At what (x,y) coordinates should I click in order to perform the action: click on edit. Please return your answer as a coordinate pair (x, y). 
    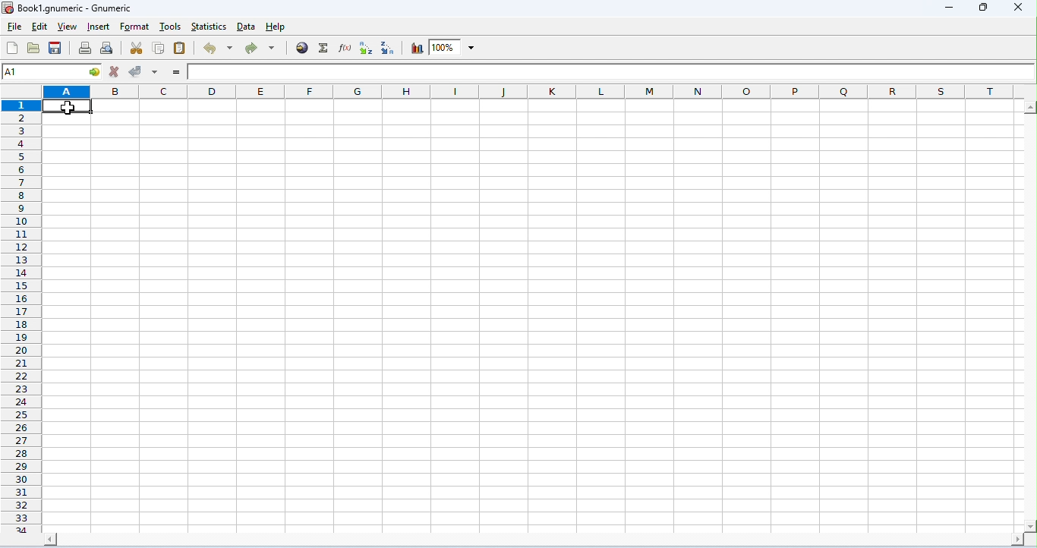
    Looking at the image, I should click on (39, 27).